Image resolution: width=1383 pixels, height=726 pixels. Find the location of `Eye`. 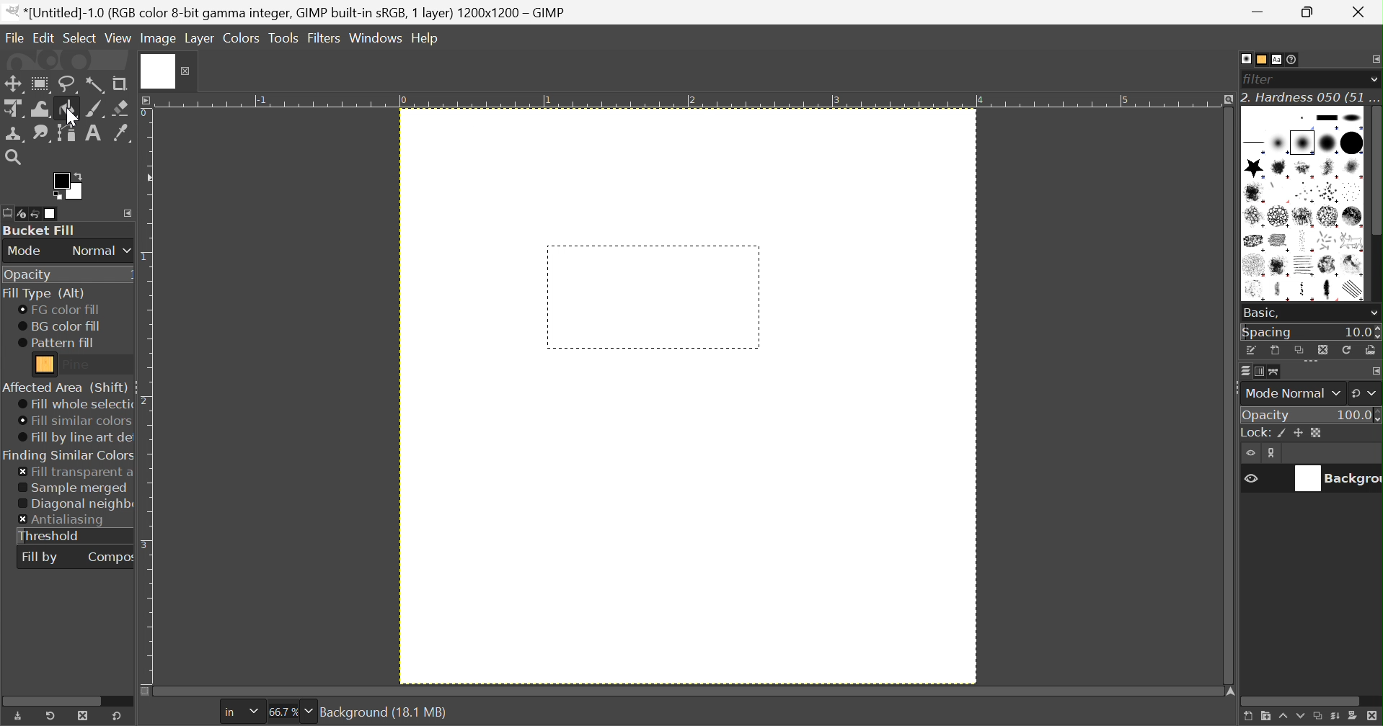

Eye is located at coordinates (1250, 477).